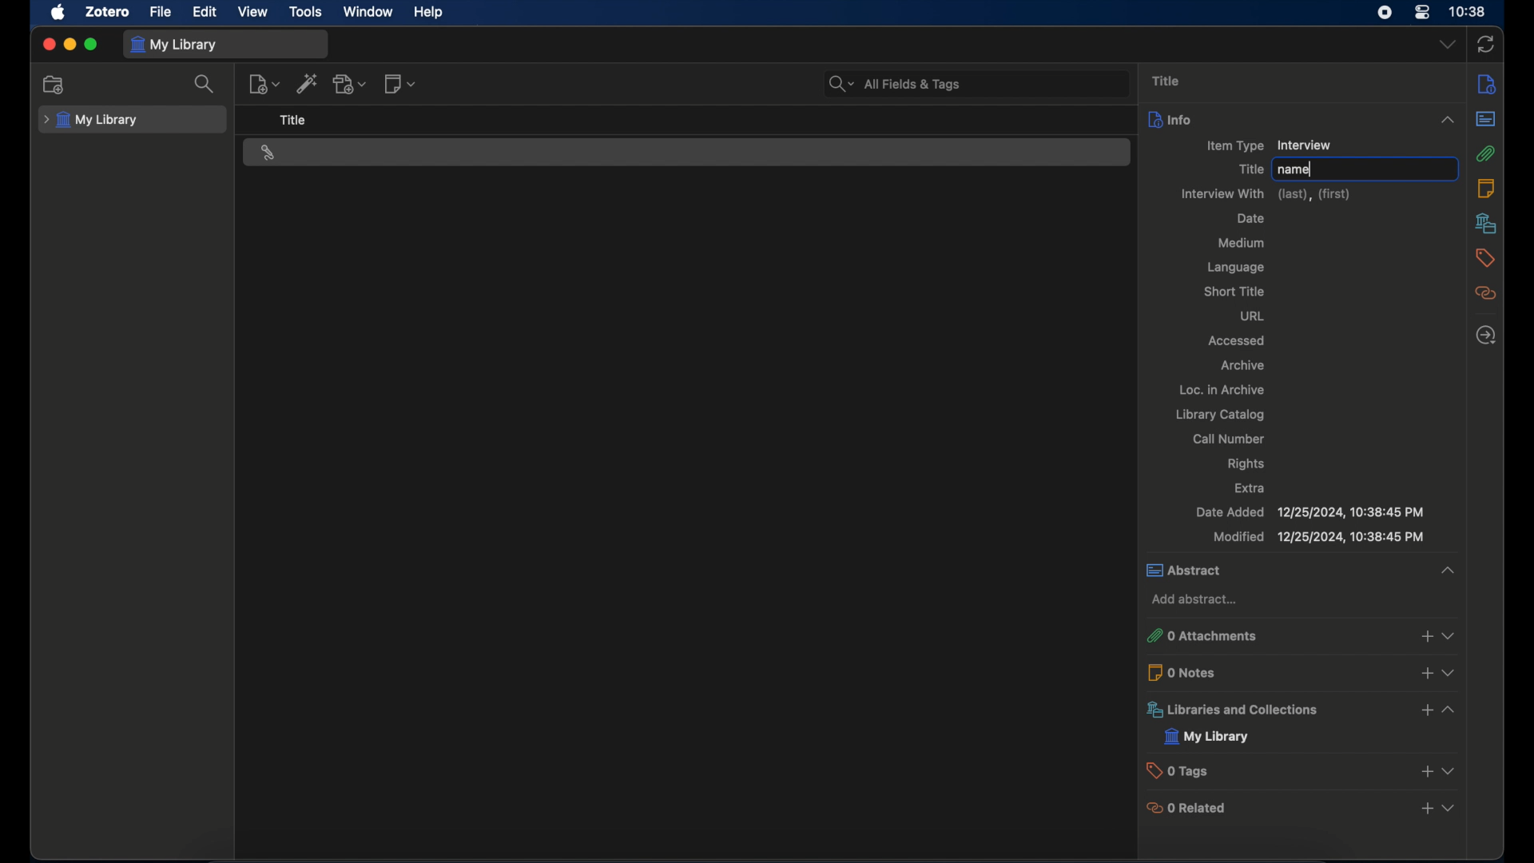  What do you see at coordinates (307, 83) in the screenshot?
I see `add item by identifier` at bounding box center [307, 83].